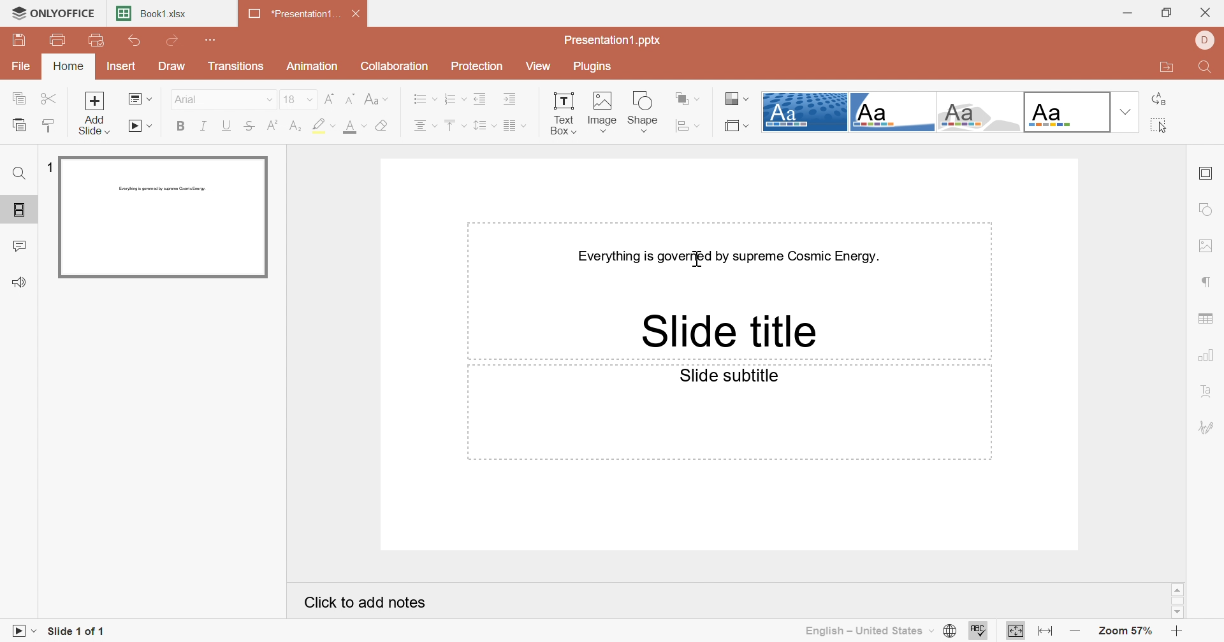 The image size is (1224, 642). Describe the element at coordinates (1179, 602) in the screenshot. I see `Scroll Bar` at that location.